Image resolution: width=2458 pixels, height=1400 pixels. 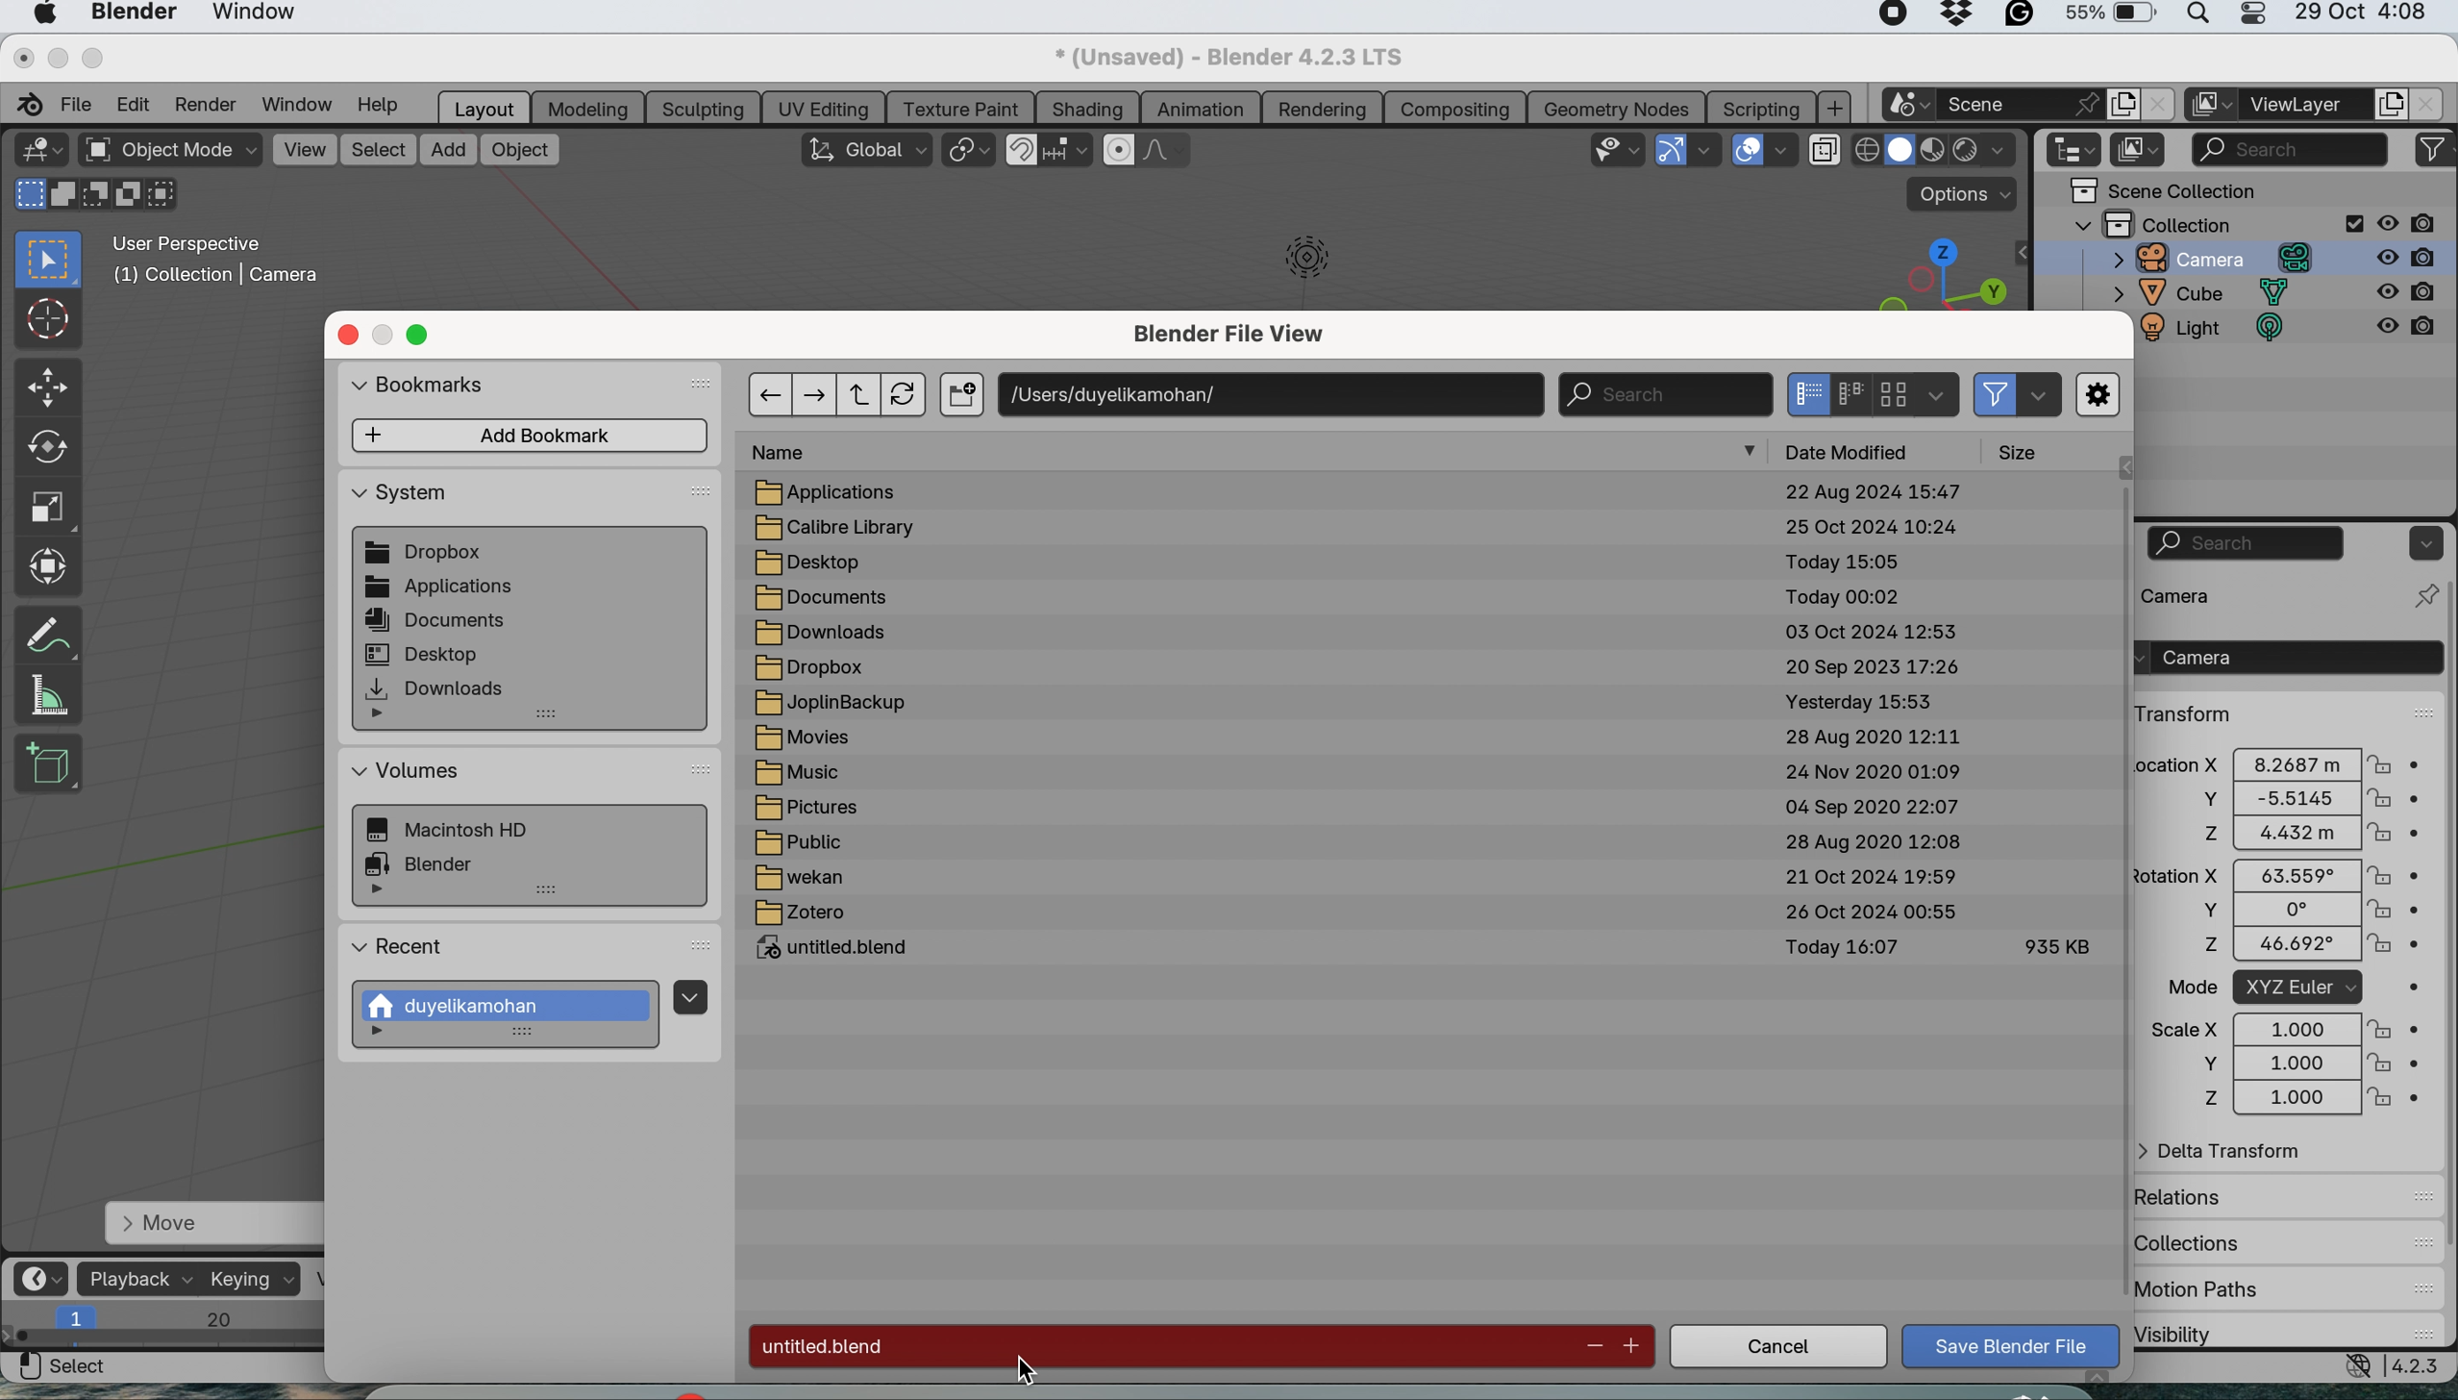 I want to click on disable in render, so click(x=2410, y=256).